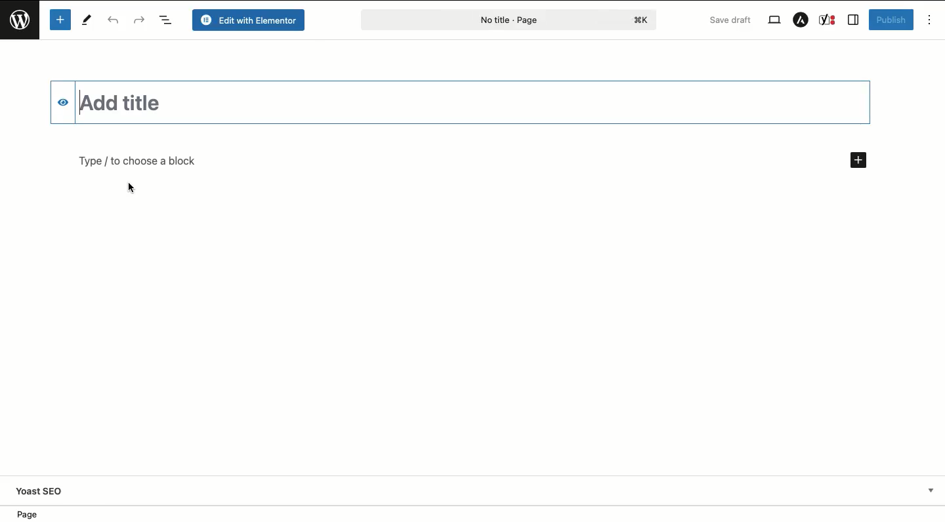 Image resolution: width=945 pixels, height=522 pixels. I want to click on Add new block, so click(60, 20).